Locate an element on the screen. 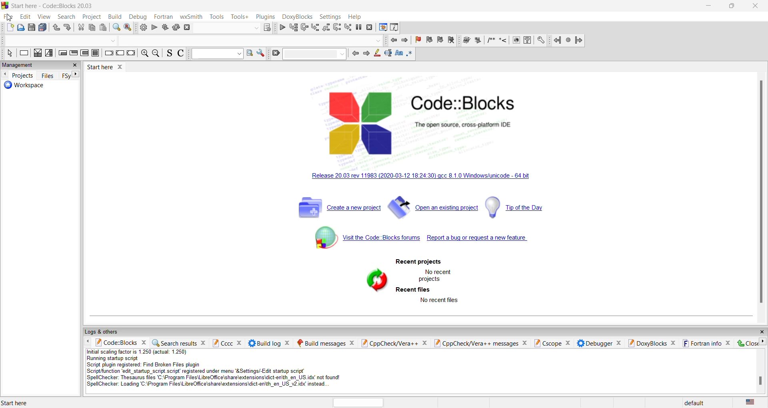 This screenshot has height=408, width=768. logs and others is located at coordinates (105, 332).